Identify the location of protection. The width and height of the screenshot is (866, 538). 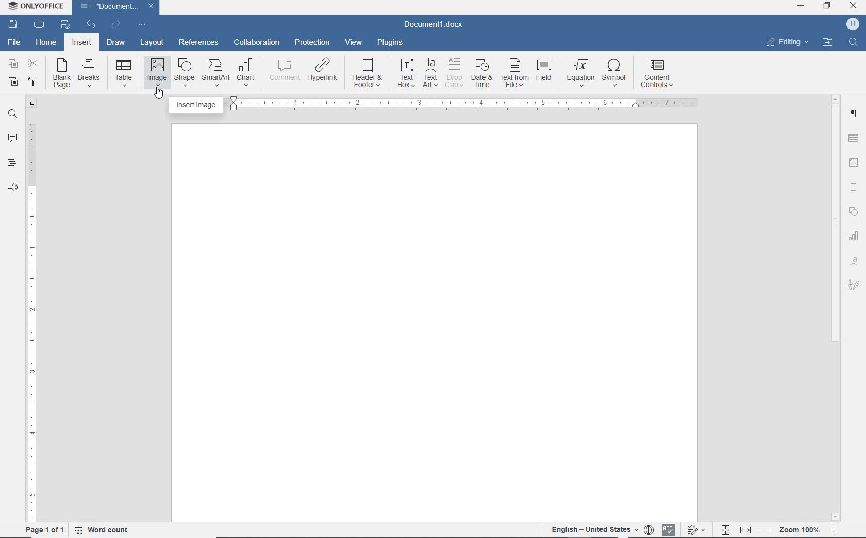
(313, 44).